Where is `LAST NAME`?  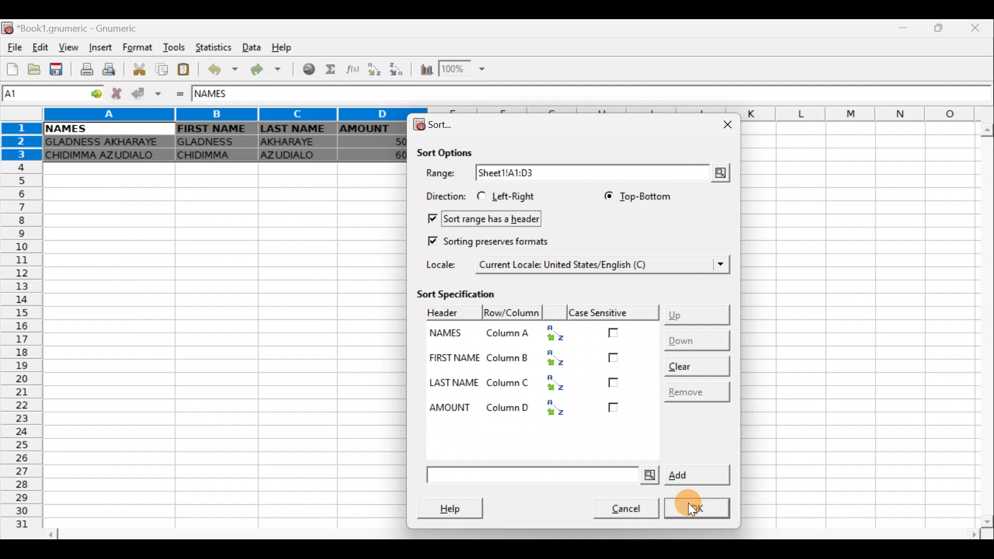 LAST NAME is located at coordinates (456, 384).